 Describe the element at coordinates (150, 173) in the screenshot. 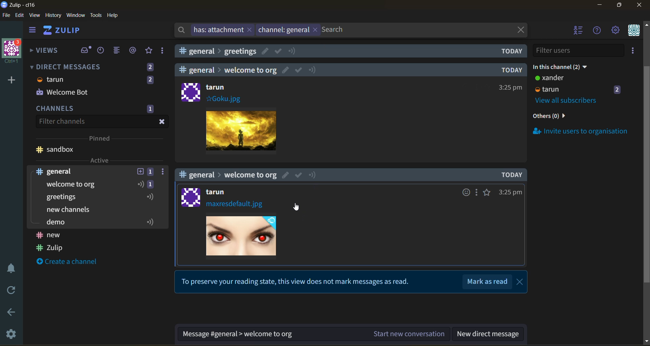

I see `1` at that location.